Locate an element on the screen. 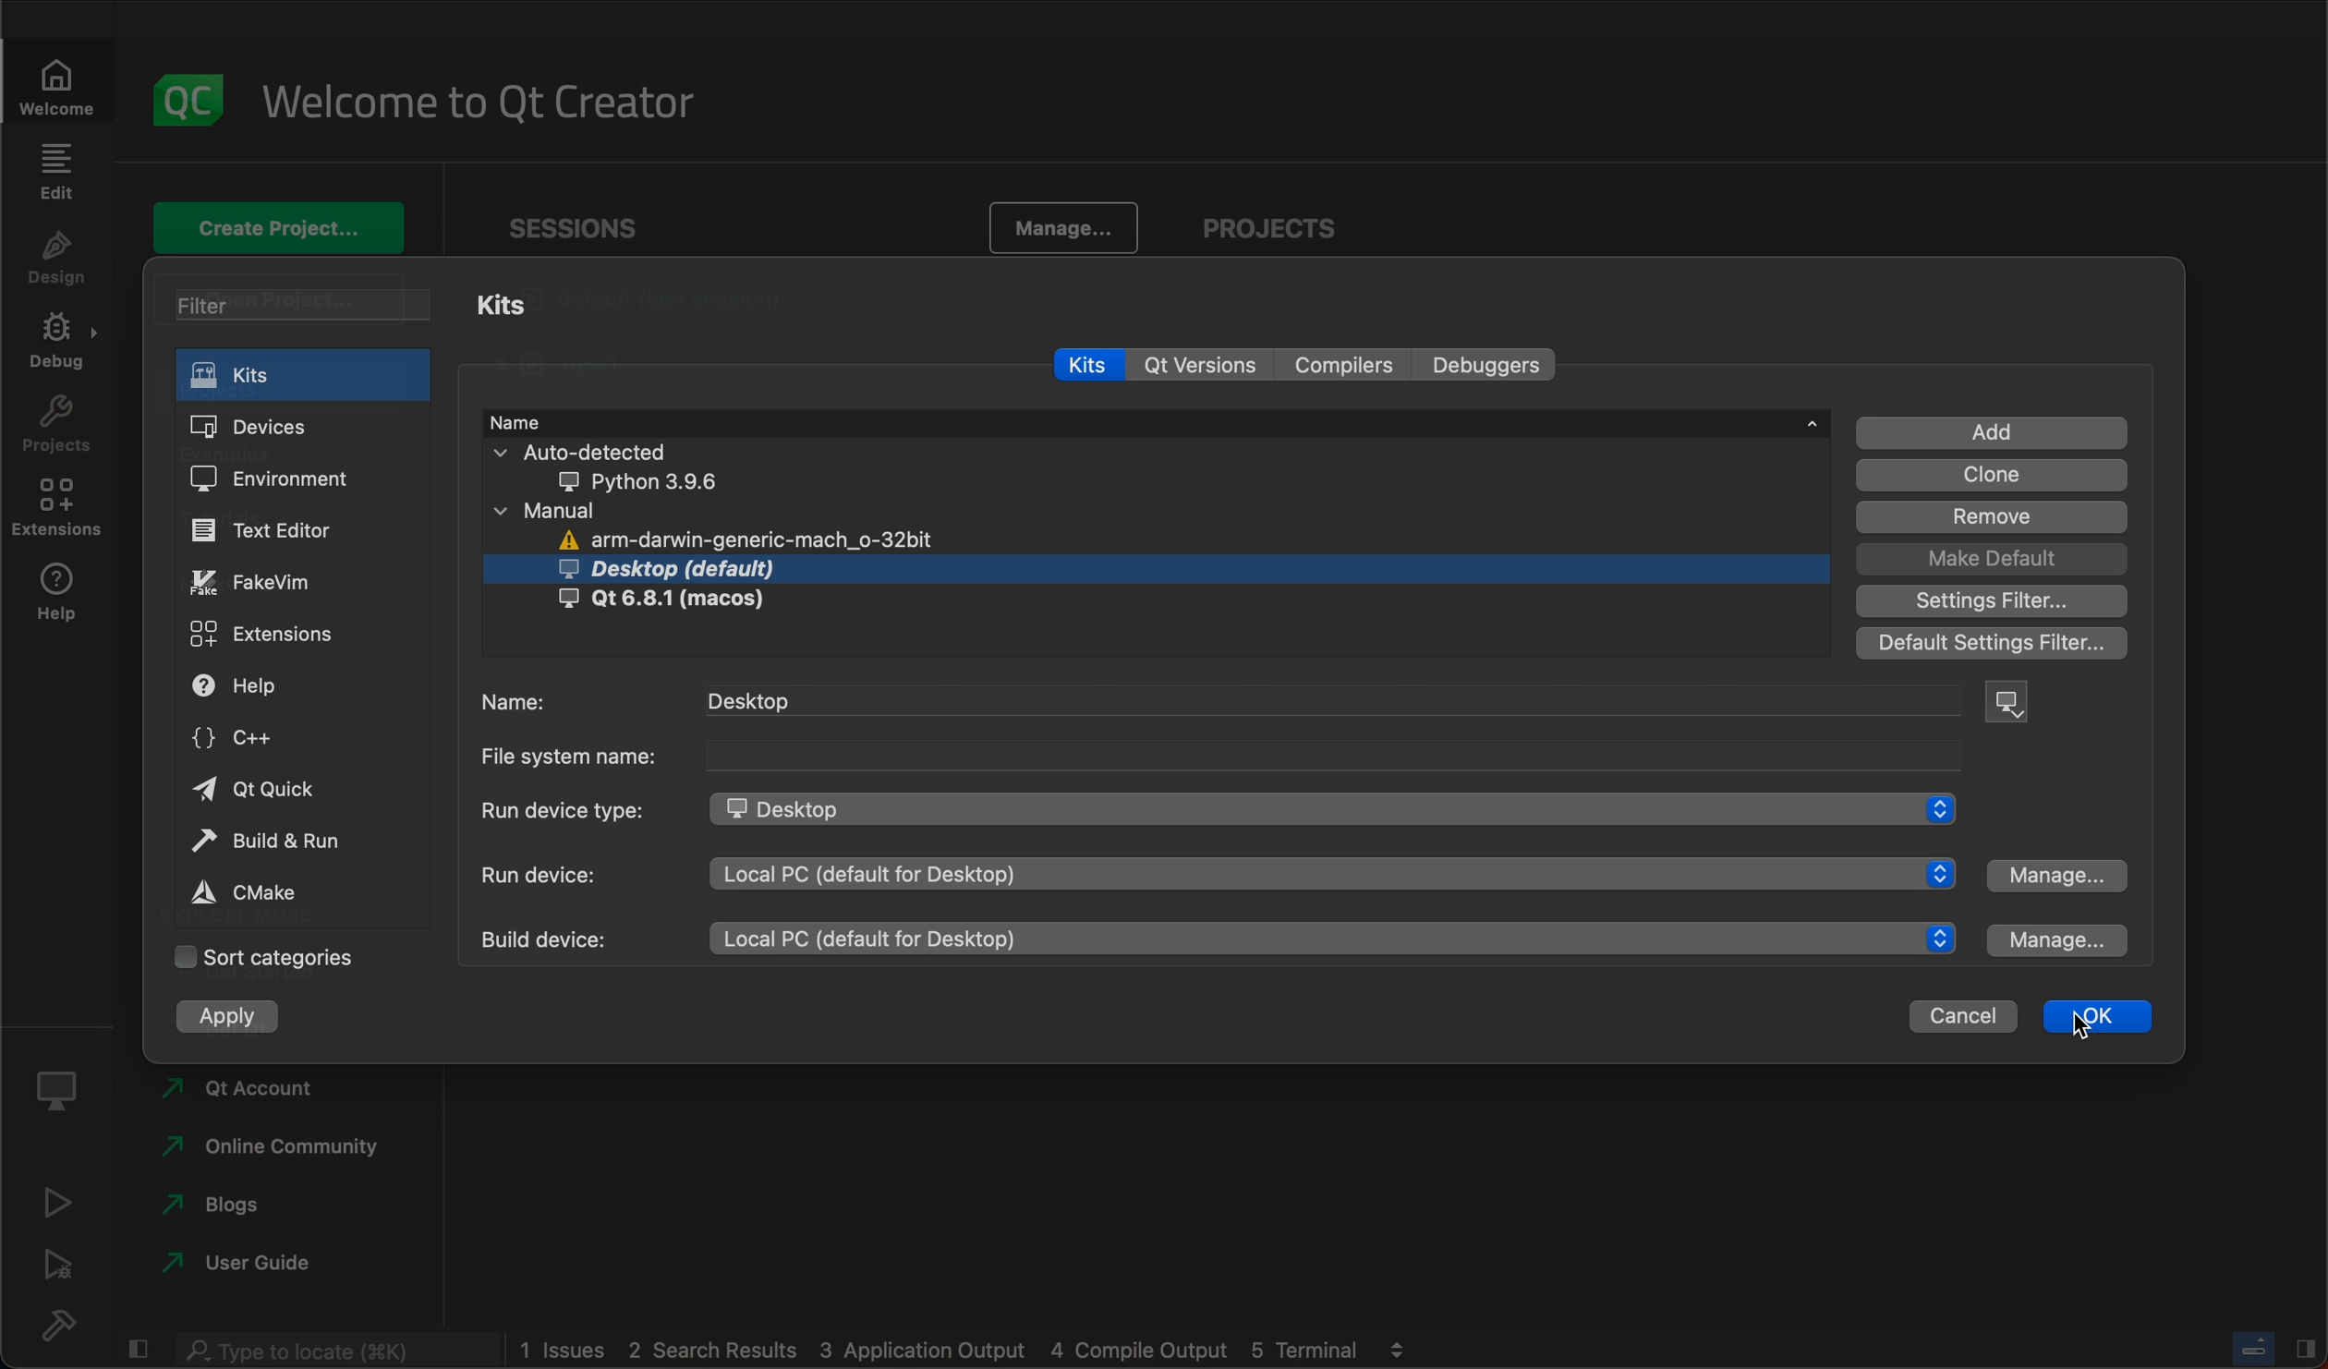 The image size is (2328, 1369). kits is located at coordinates (513, 308).